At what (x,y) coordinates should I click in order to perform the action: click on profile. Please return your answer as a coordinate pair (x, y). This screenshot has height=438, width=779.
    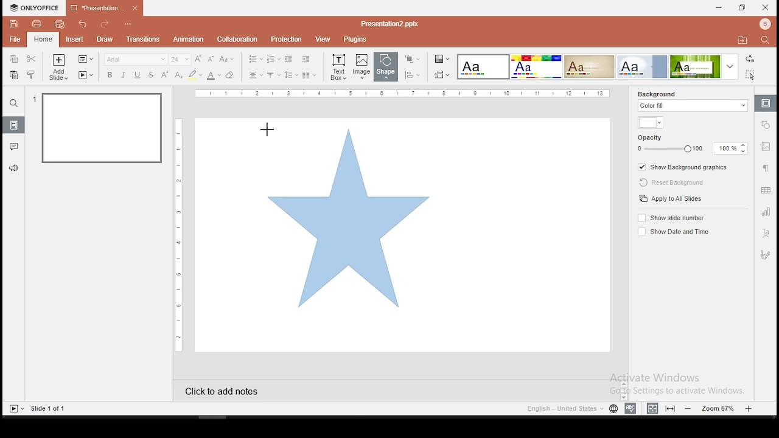
    Looking at the image, I should click on (764, 25).